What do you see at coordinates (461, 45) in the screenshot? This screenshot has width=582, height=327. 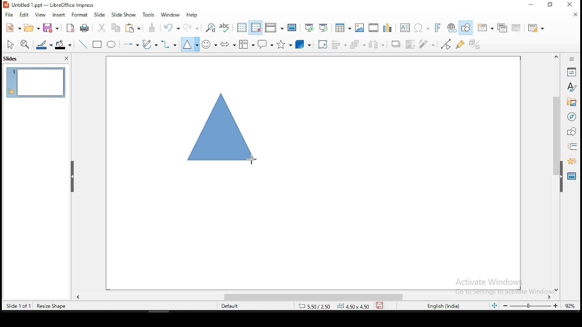 I see `show gluepoint functions` at bounding box center [461, 45].